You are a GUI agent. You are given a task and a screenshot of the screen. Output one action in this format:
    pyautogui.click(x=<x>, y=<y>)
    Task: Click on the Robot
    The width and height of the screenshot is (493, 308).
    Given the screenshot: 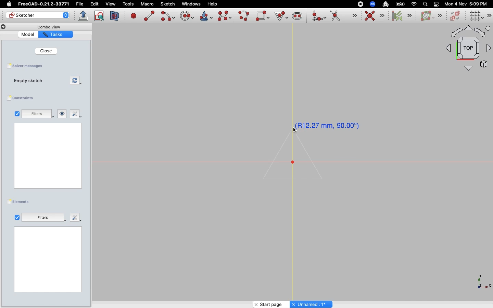 What is the action you would take?
    pyautogui.click(x=385, y=5)
    